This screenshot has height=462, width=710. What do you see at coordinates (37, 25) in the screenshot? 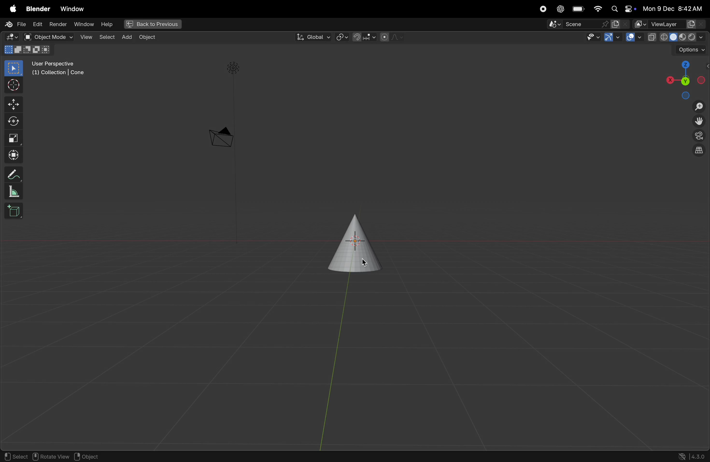
I see `Edit` at bounding box center [37, 25].